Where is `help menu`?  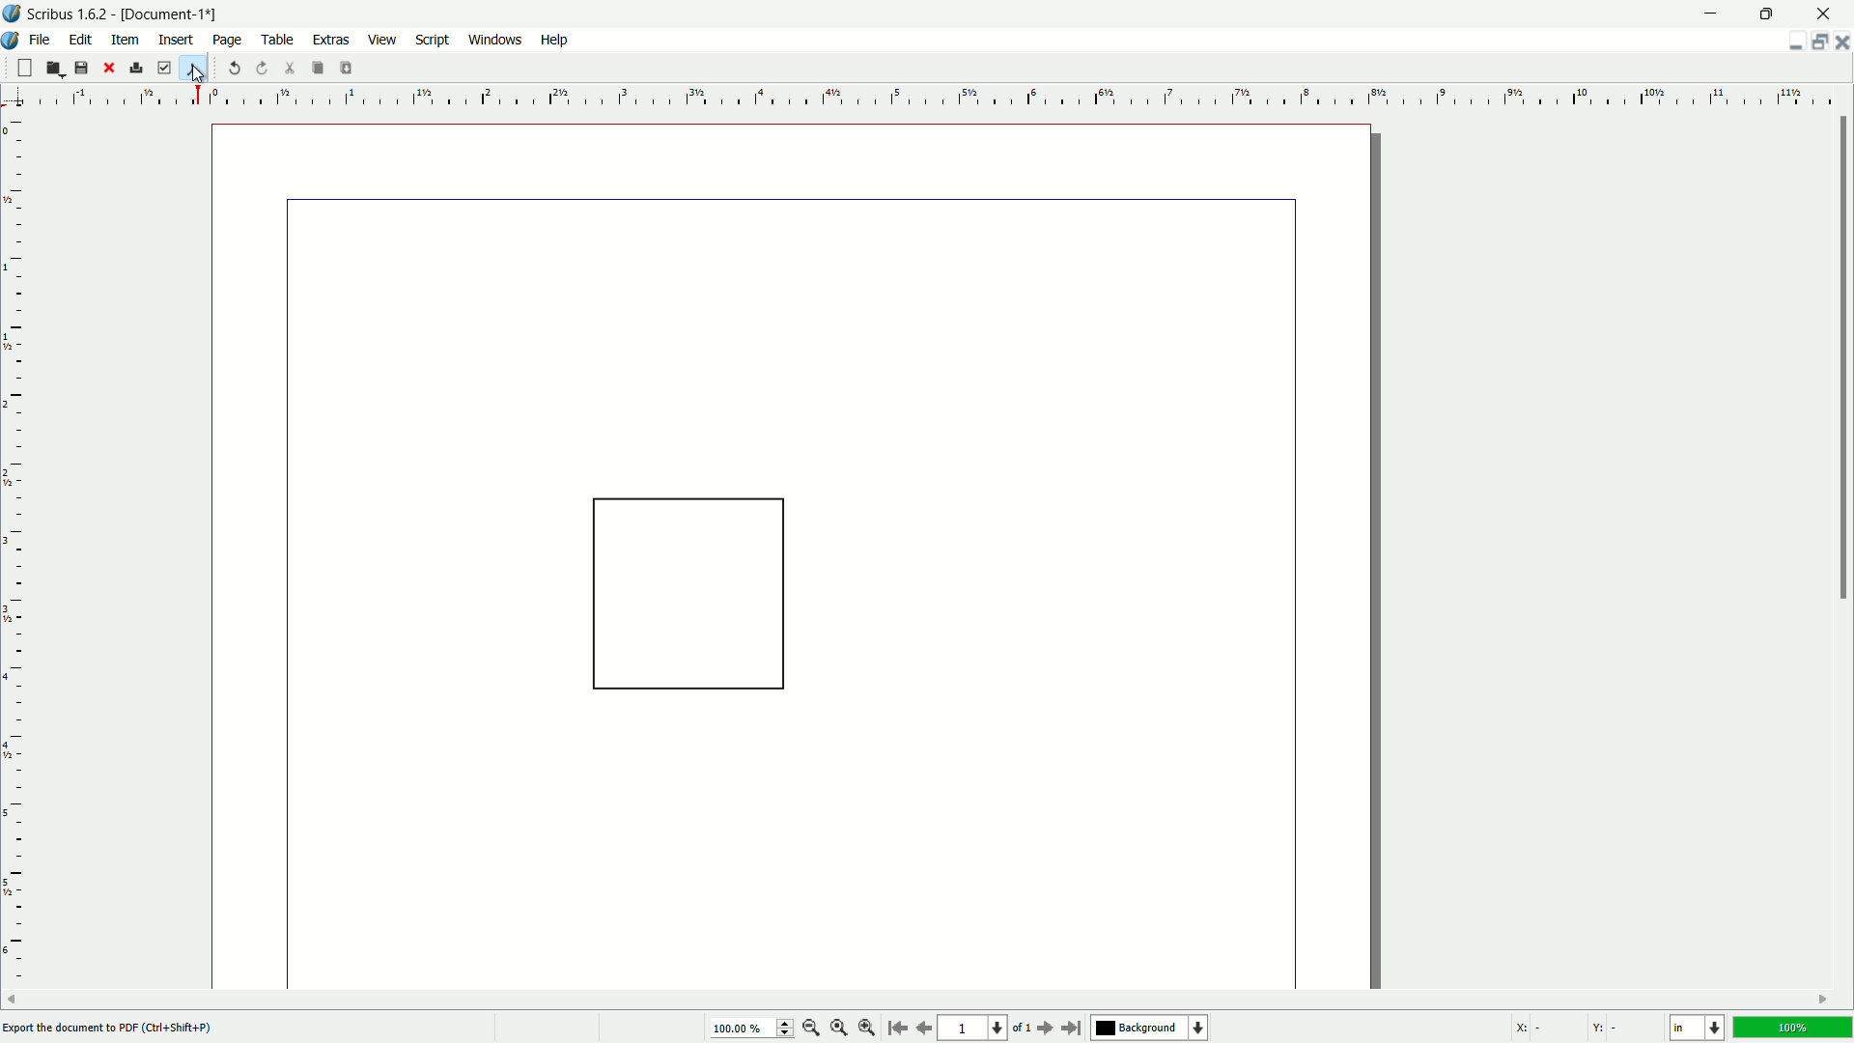 help menu is located at coordinates (553, 41).